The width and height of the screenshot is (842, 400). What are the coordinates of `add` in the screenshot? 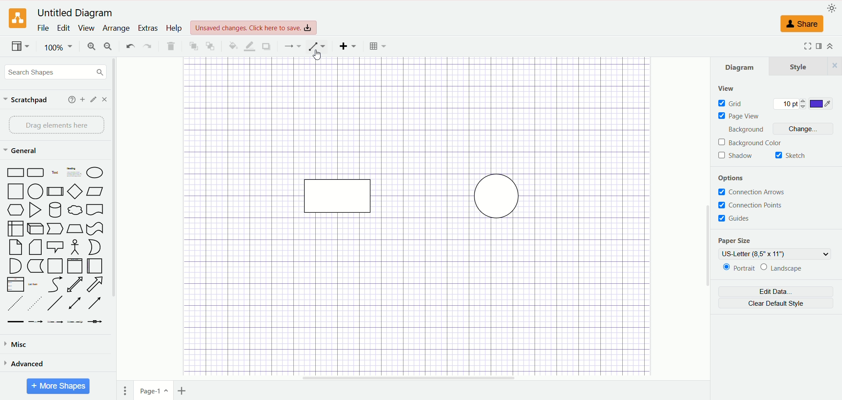 It's located at (82, 99).